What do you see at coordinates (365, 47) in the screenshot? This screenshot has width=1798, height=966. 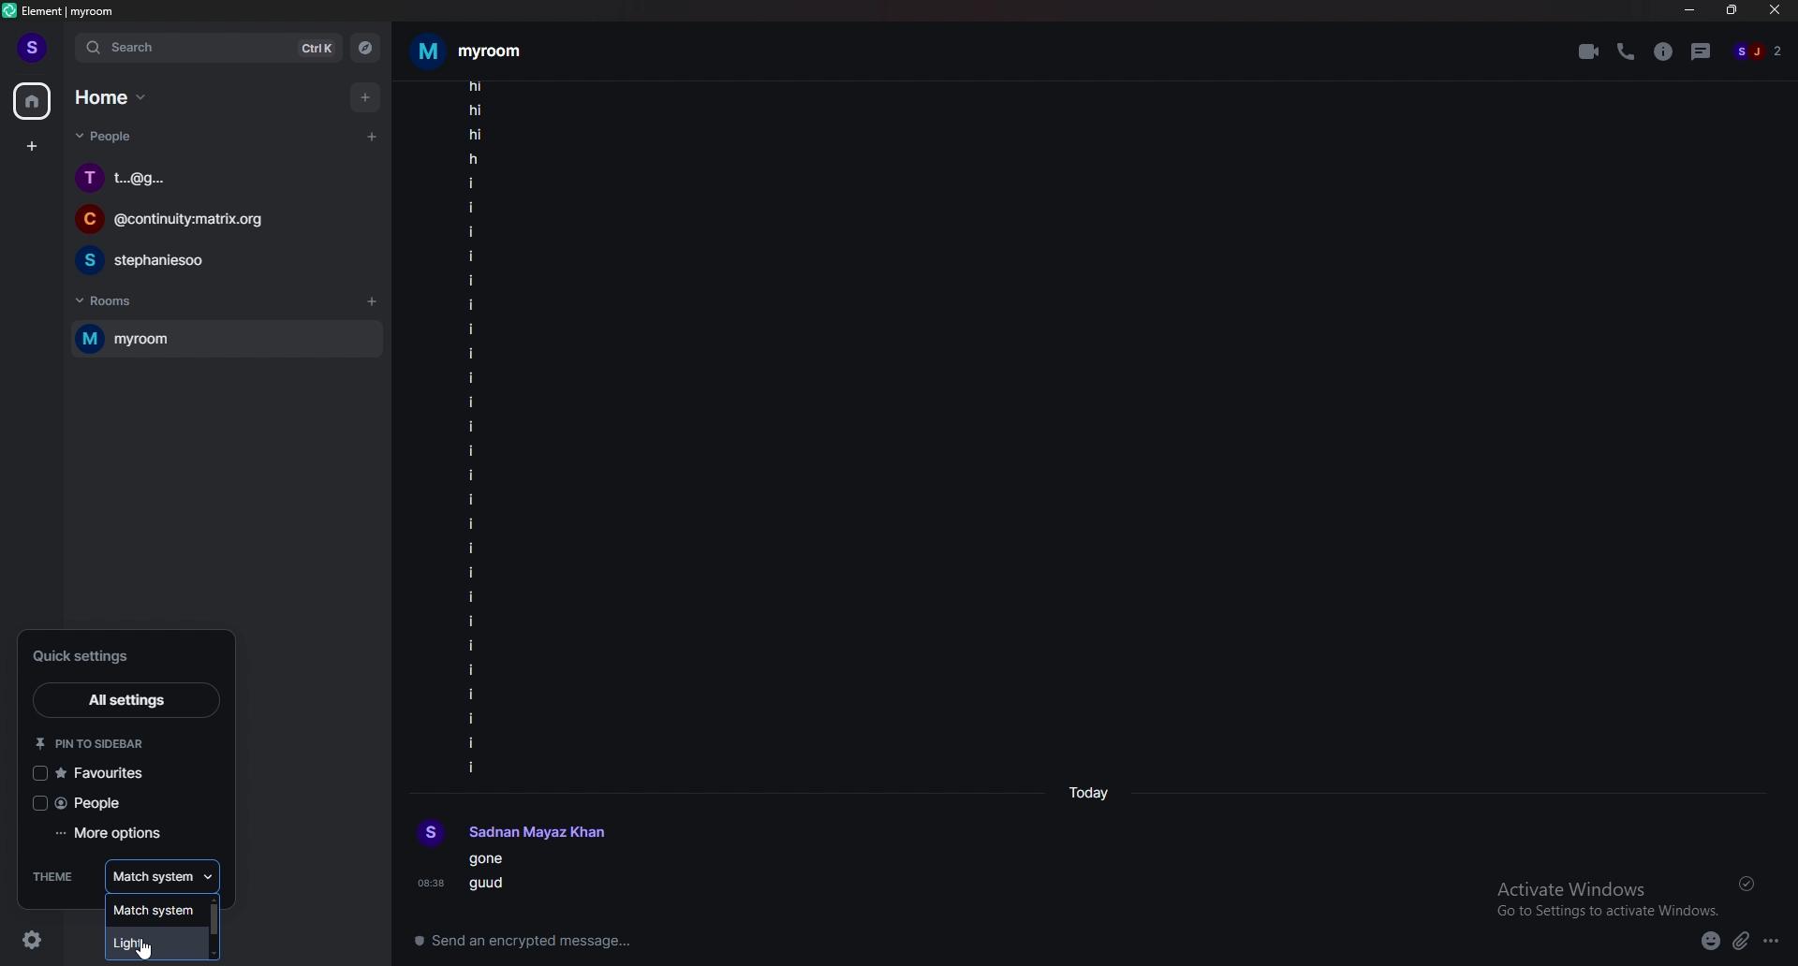 I see `explore` at bounding box center [365, 47].